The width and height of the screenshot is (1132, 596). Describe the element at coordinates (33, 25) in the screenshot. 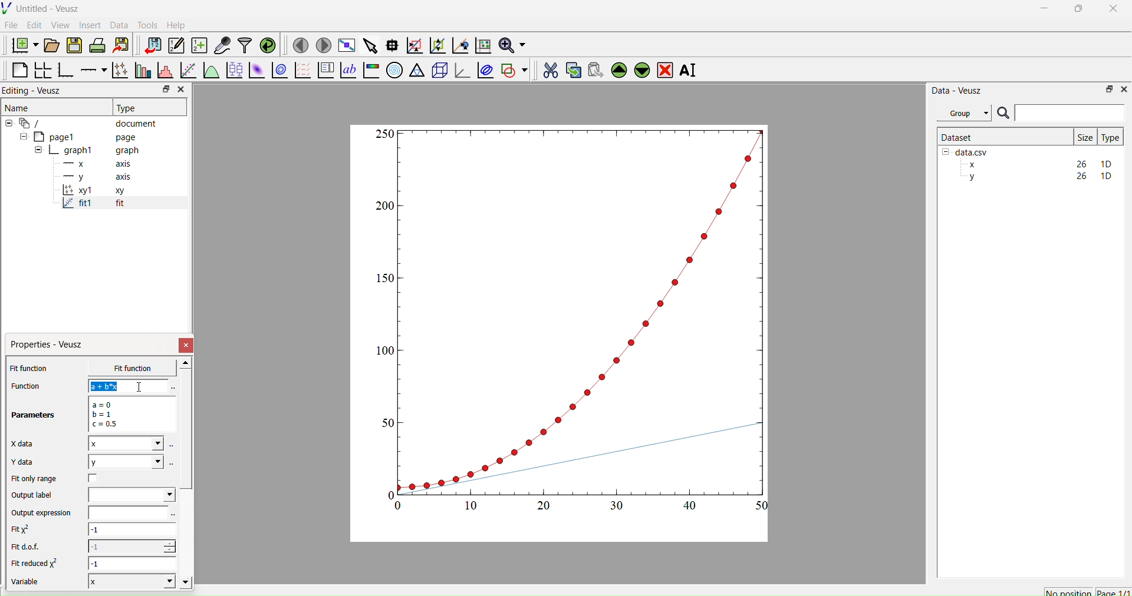

I see `Edit` at that location.